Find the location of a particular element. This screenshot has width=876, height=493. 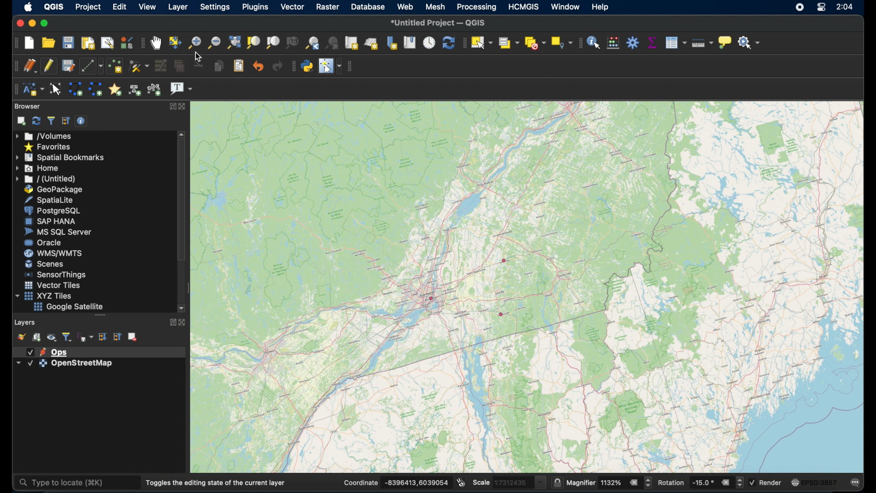

remove layer group is located at coordinates (132, 336).